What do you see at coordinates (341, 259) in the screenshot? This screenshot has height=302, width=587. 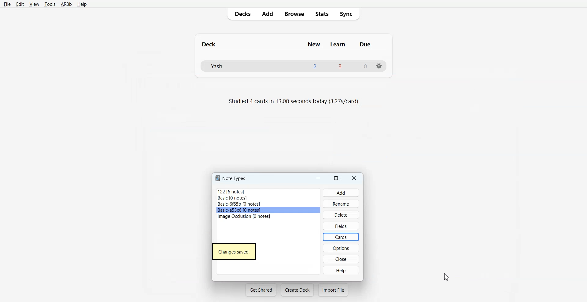 I see `Close` at bounding box center [341, 259].